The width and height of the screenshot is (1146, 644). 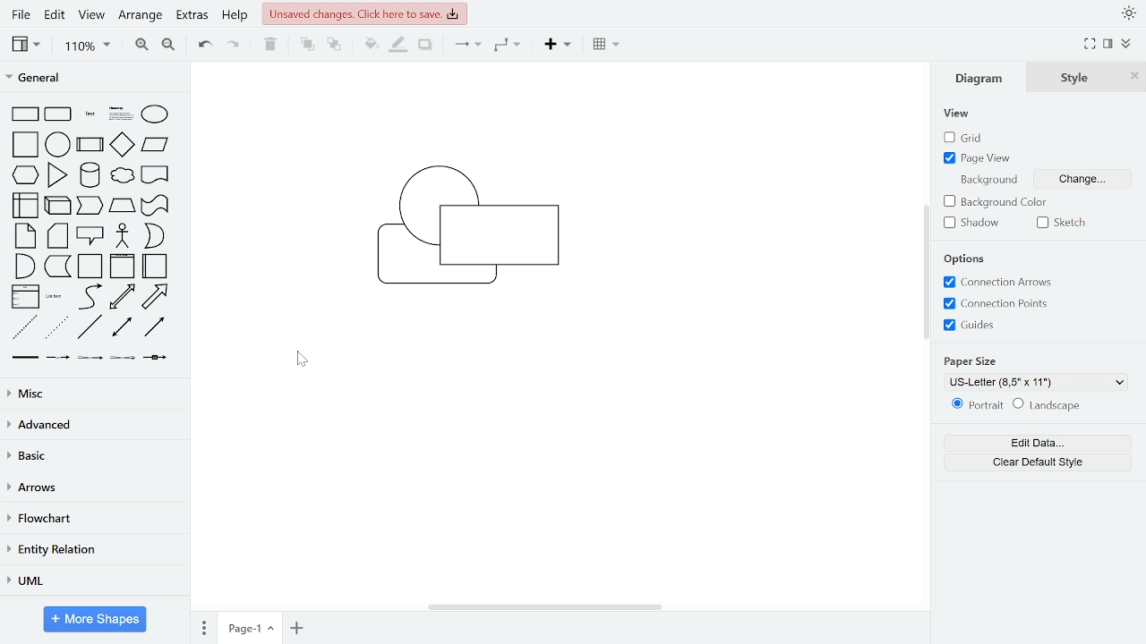 What do you see at coordinates (202, 625) in the screenshot?
I see `pages` at bounding box center [202, 625].